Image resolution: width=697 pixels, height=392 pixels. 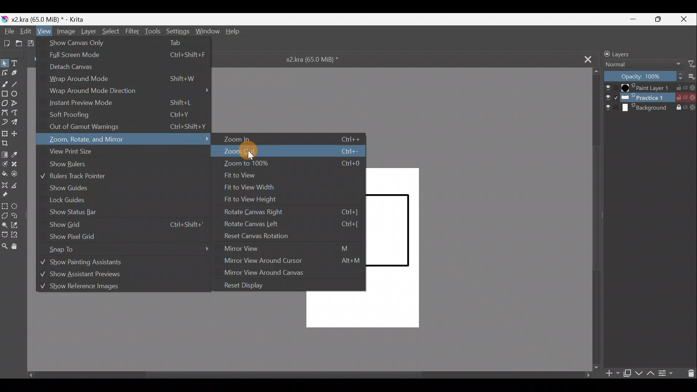 I want to click on File, so click(x=8, y=31).